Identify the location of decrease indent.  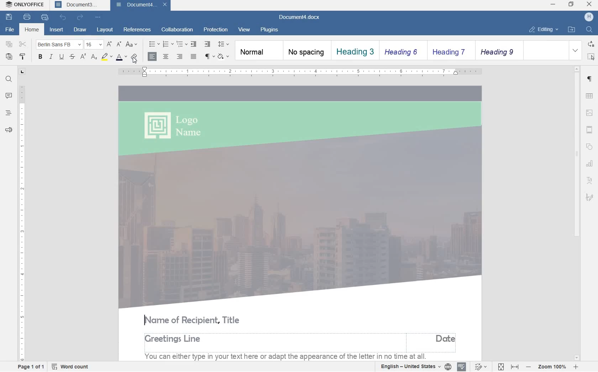
(193, 45).